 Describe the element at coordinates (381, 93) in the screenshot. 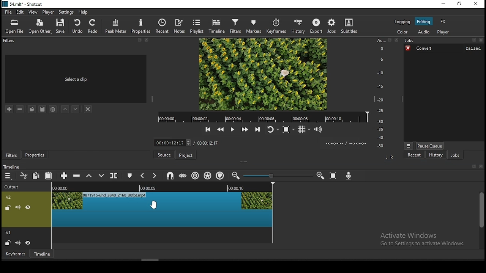

I see `scale` at that location.